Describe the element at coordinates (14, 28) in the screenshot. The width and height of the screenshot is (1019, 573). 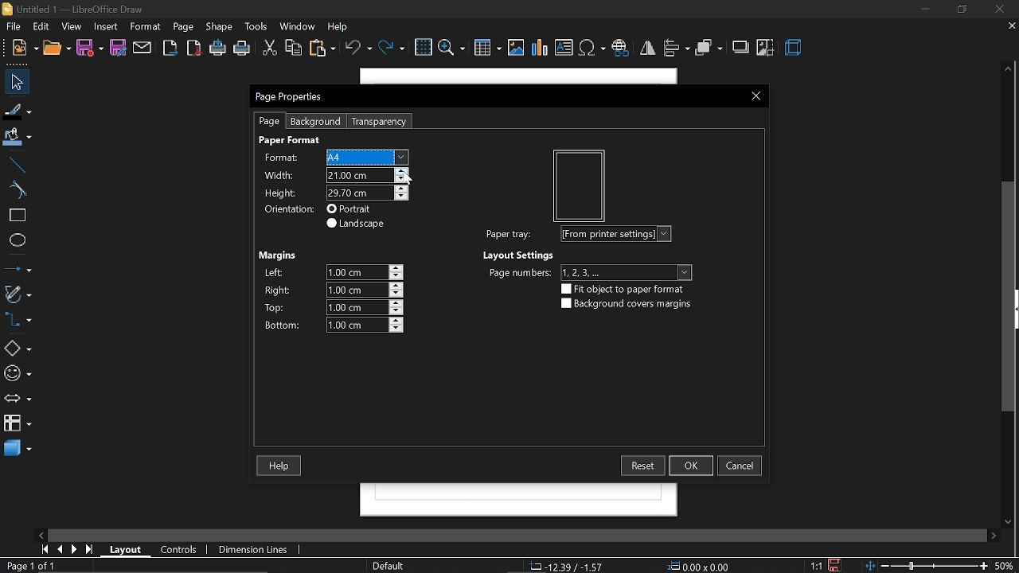
I see `file` at that location.